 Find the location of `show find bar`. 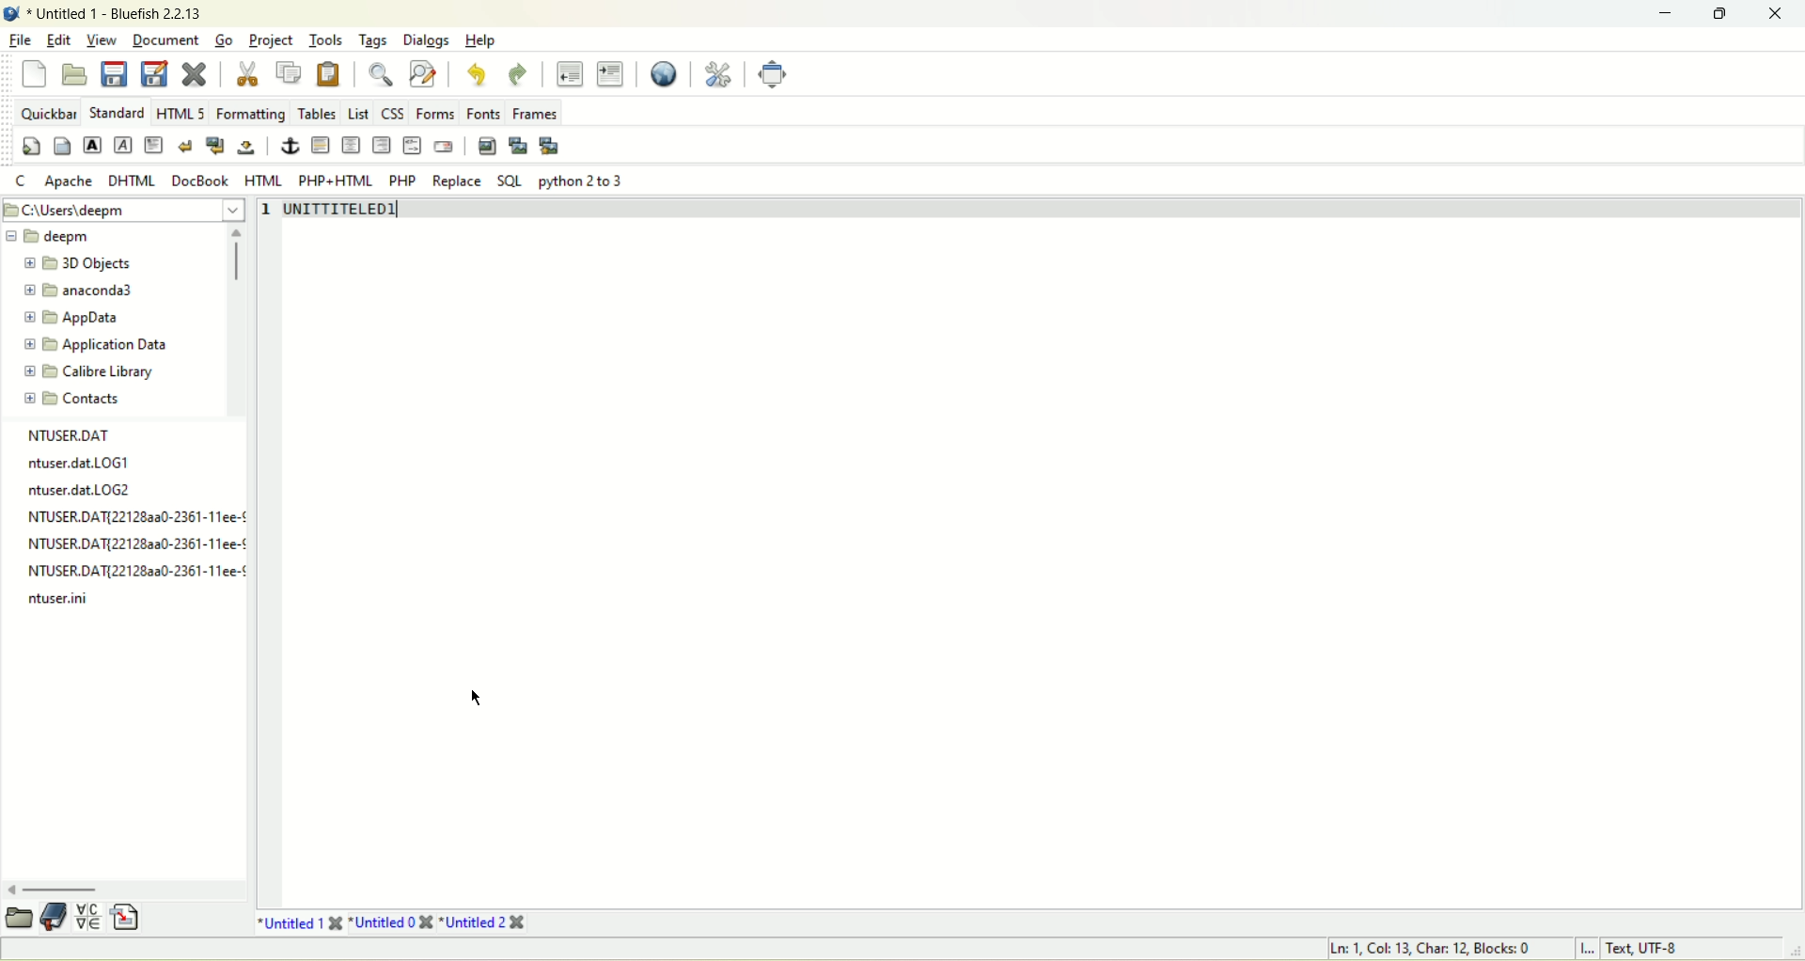

show find bar is located at coordinates (378, 72).